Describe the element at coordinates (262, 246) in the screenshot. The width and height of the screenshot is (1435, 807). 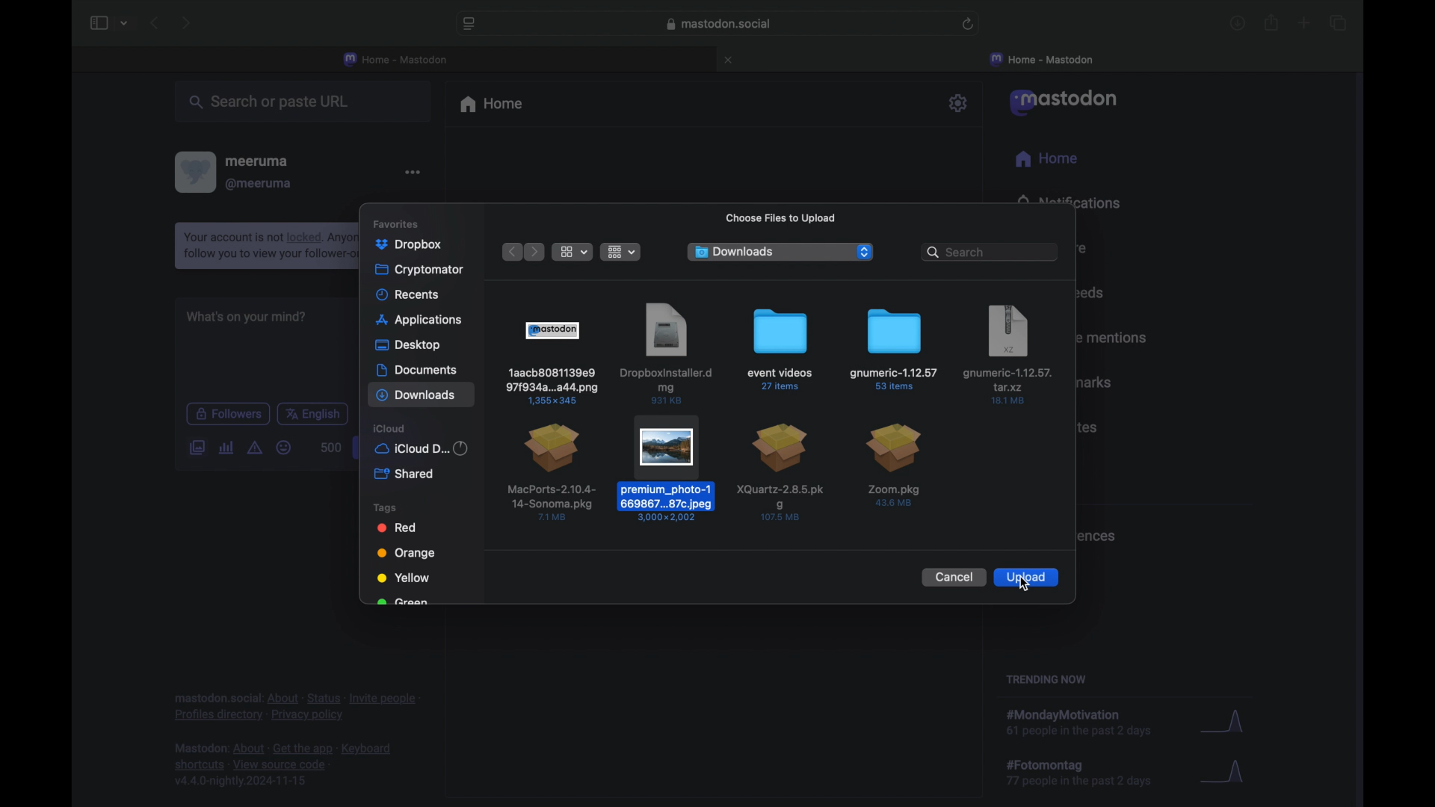
I see `notification` at that location.